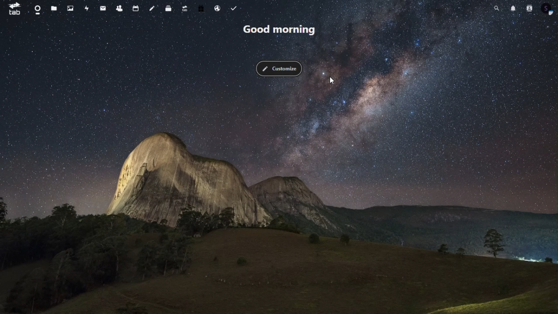 The image size is (558, 314). I want to click on customize, so click(279, 69).